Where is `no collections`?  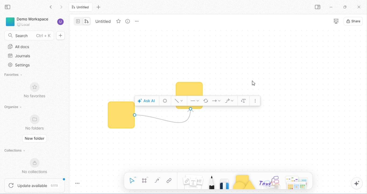
no collections is located at coordinates (37, 167).